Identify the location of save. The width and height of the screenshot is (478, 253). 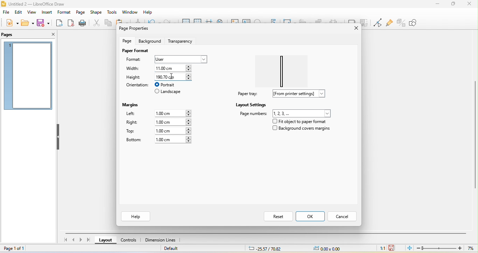
(44, 22).